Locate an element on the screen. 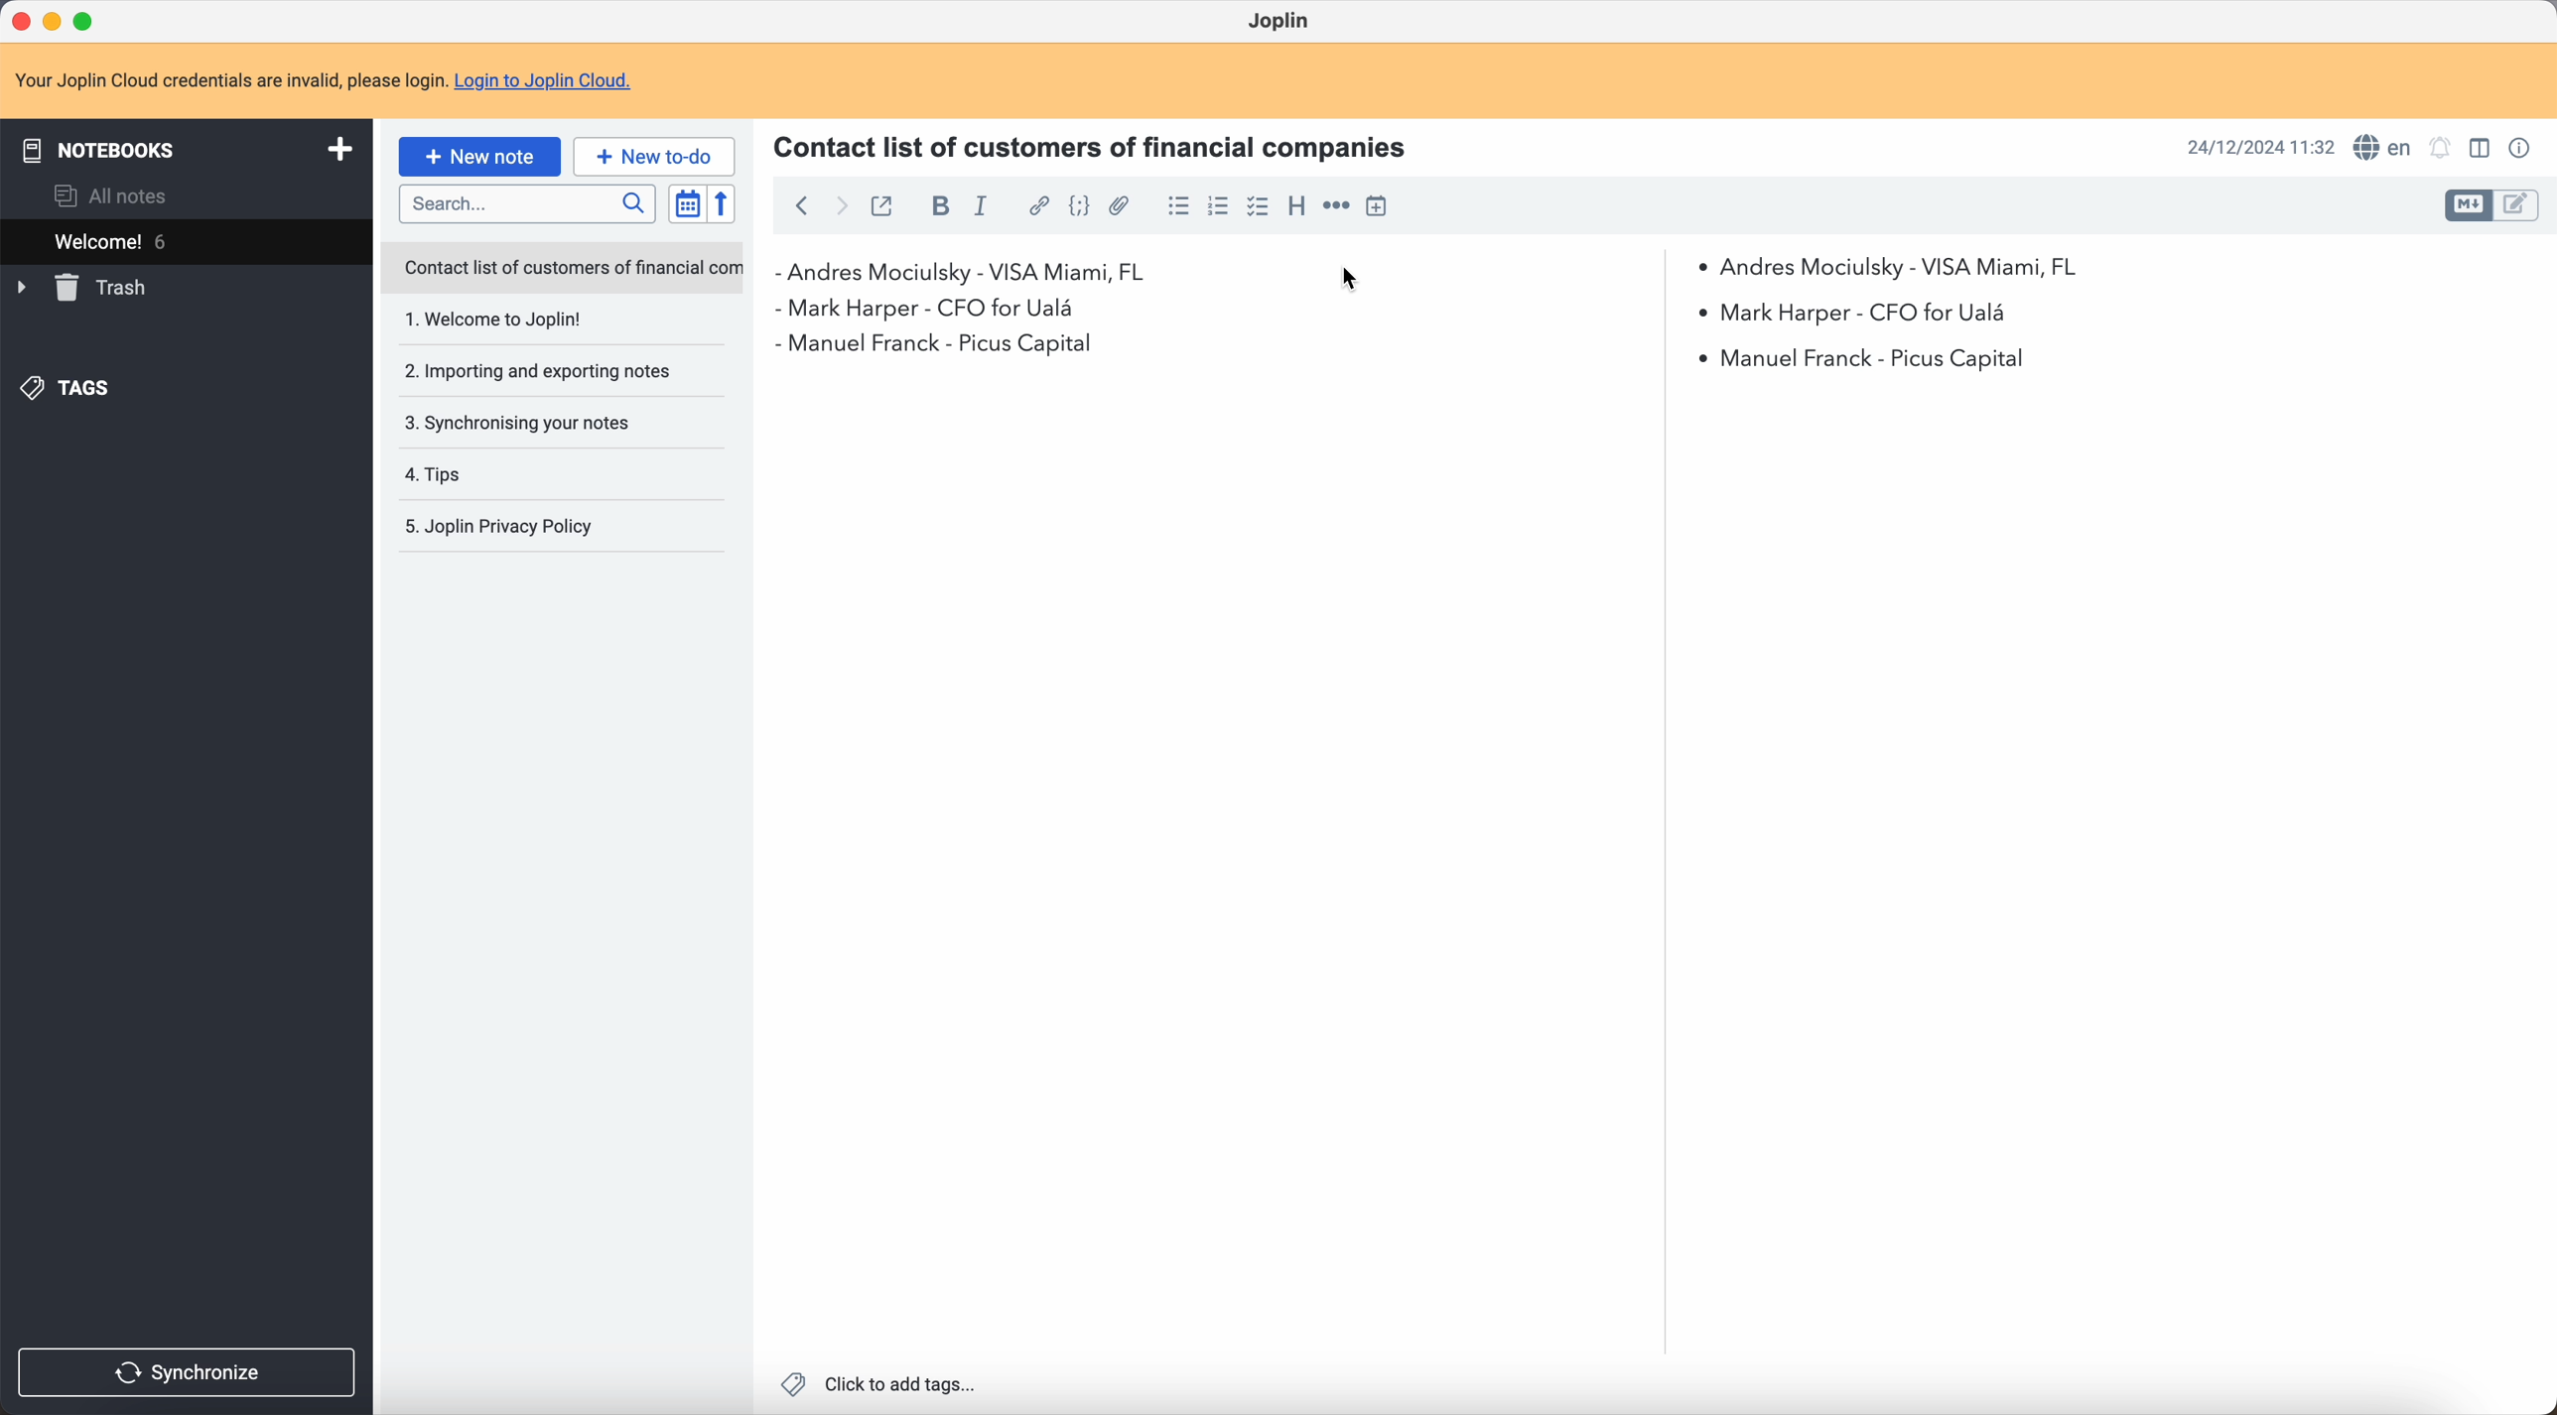 Image resolution: width=2557 pixels, height=1415 pixels. close Joplin is located at coordinates (19, 19).